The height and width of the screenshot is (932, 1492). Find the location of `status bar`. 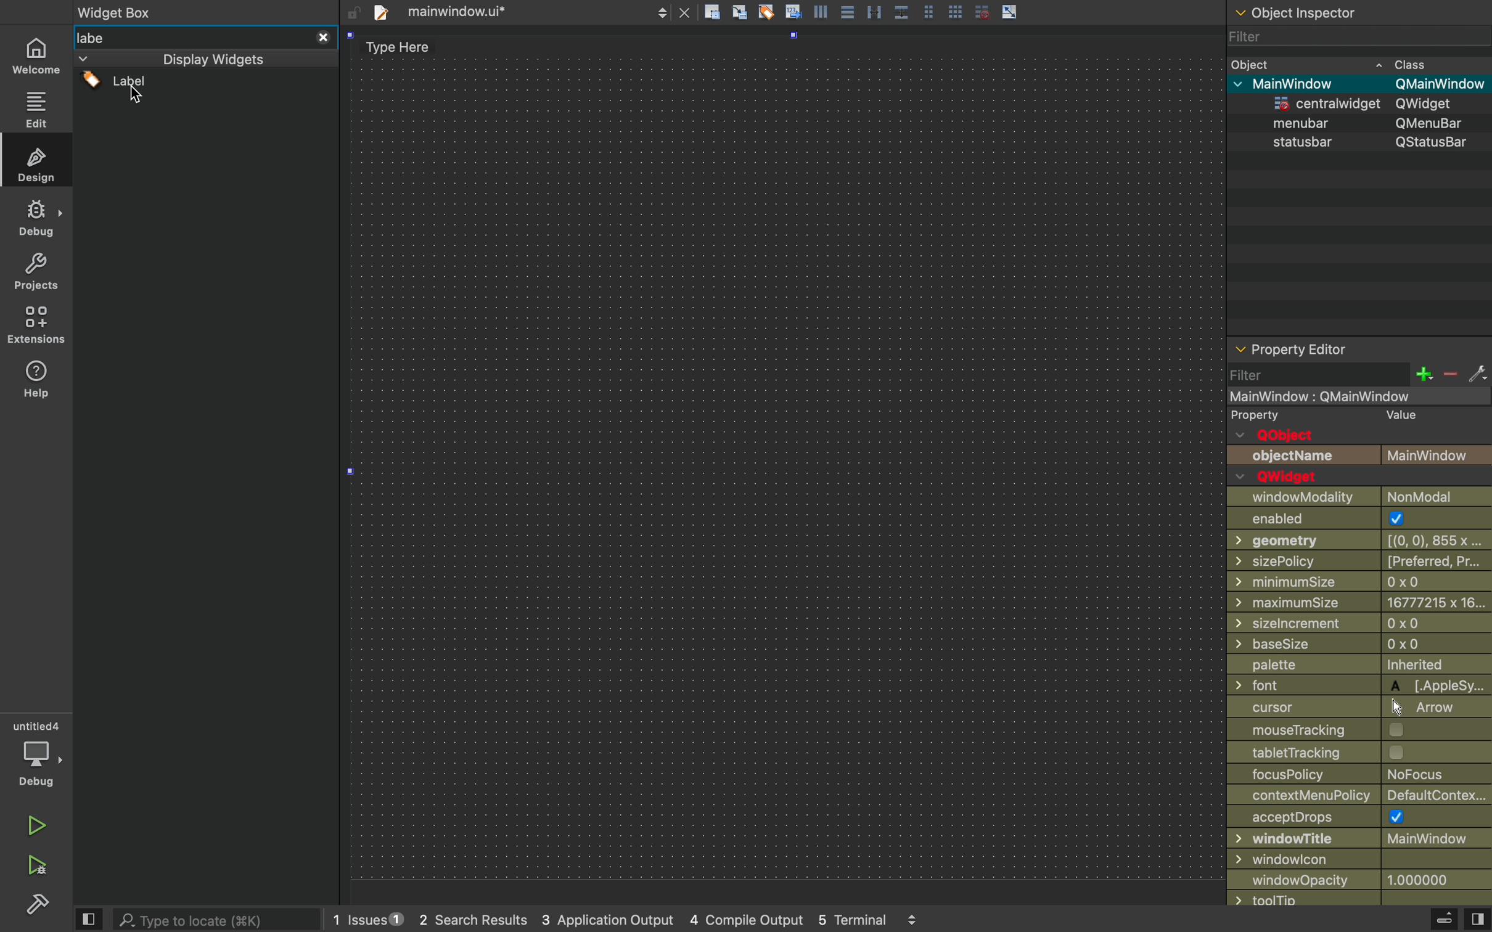

status bar is located at coordinates (1360, 143).